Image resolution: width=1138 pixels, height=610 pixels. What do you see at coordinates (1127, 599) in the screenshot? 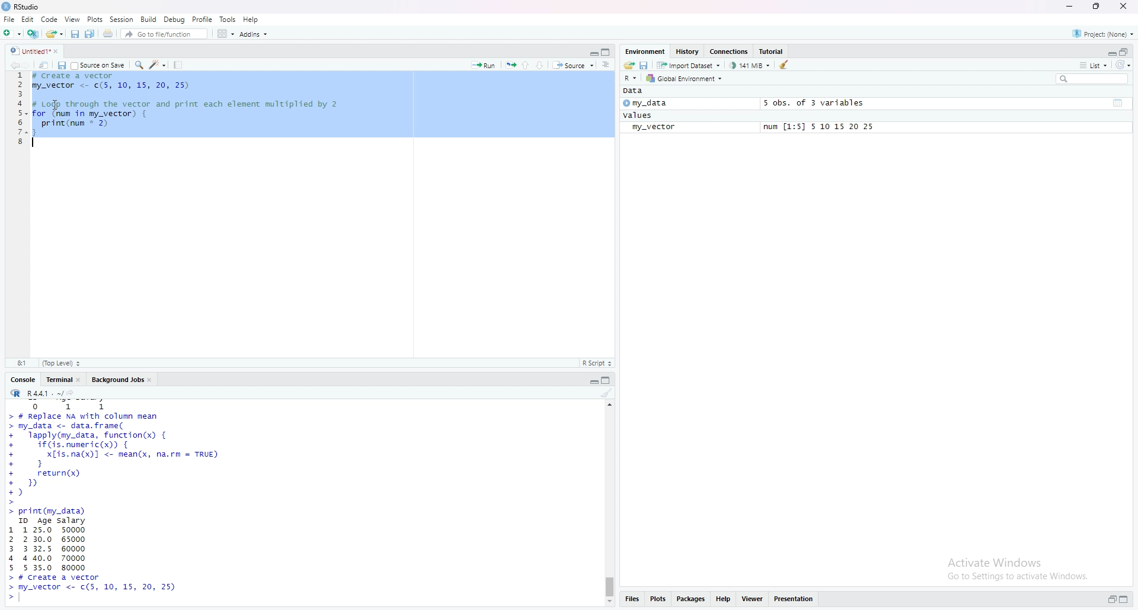
I see `collapse` at bounding box center [1127, 599].